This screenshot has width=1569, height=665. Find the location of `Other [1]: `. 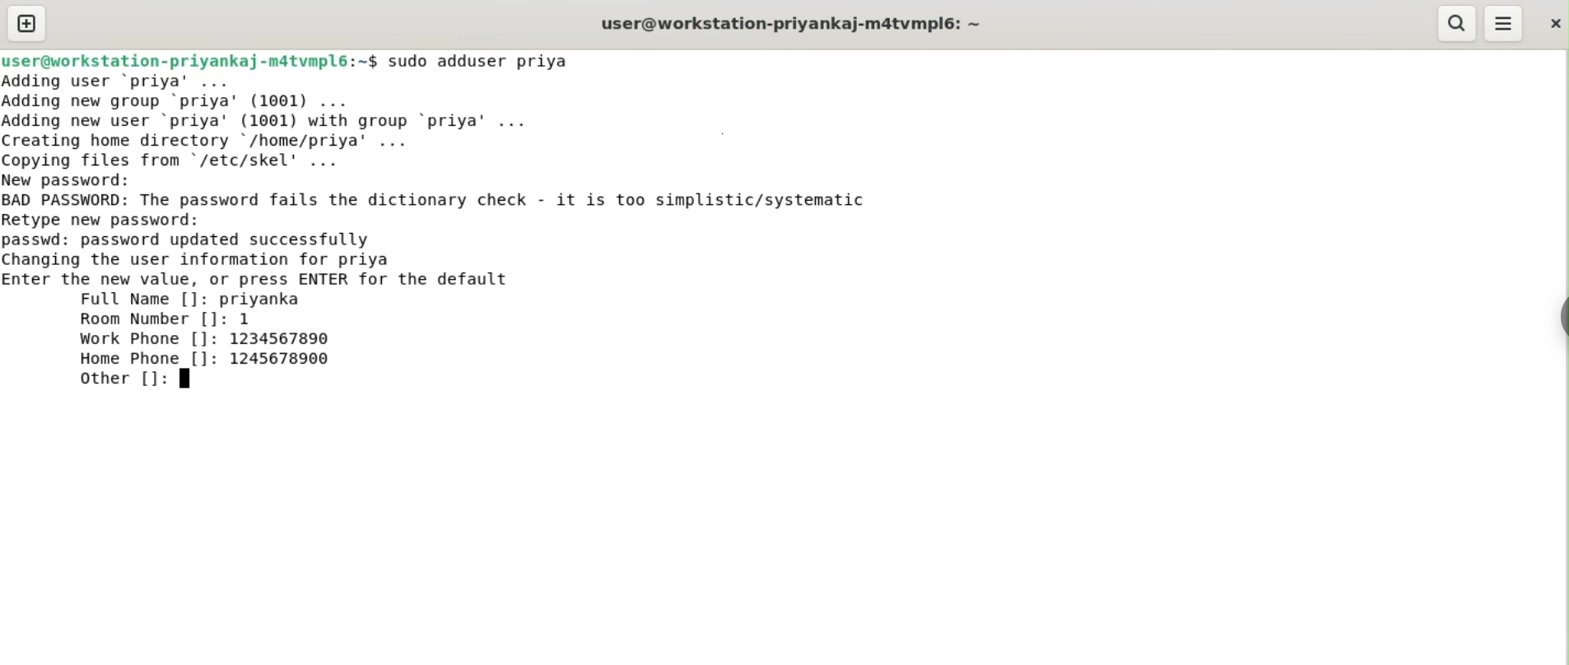

Other [1]:  is located at coordinates (130, 378).